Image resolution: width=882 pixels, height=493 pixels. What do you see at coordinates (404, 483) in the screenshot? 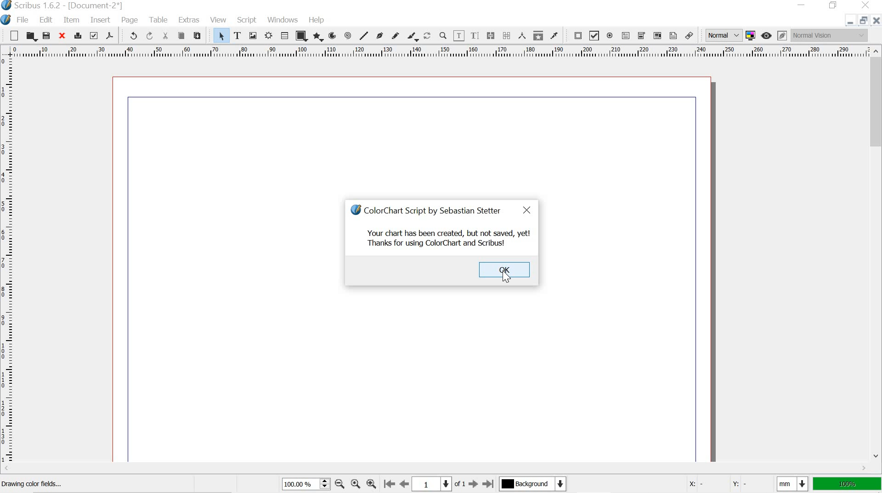
I see `Previous page` at bounding box center [404, 483].